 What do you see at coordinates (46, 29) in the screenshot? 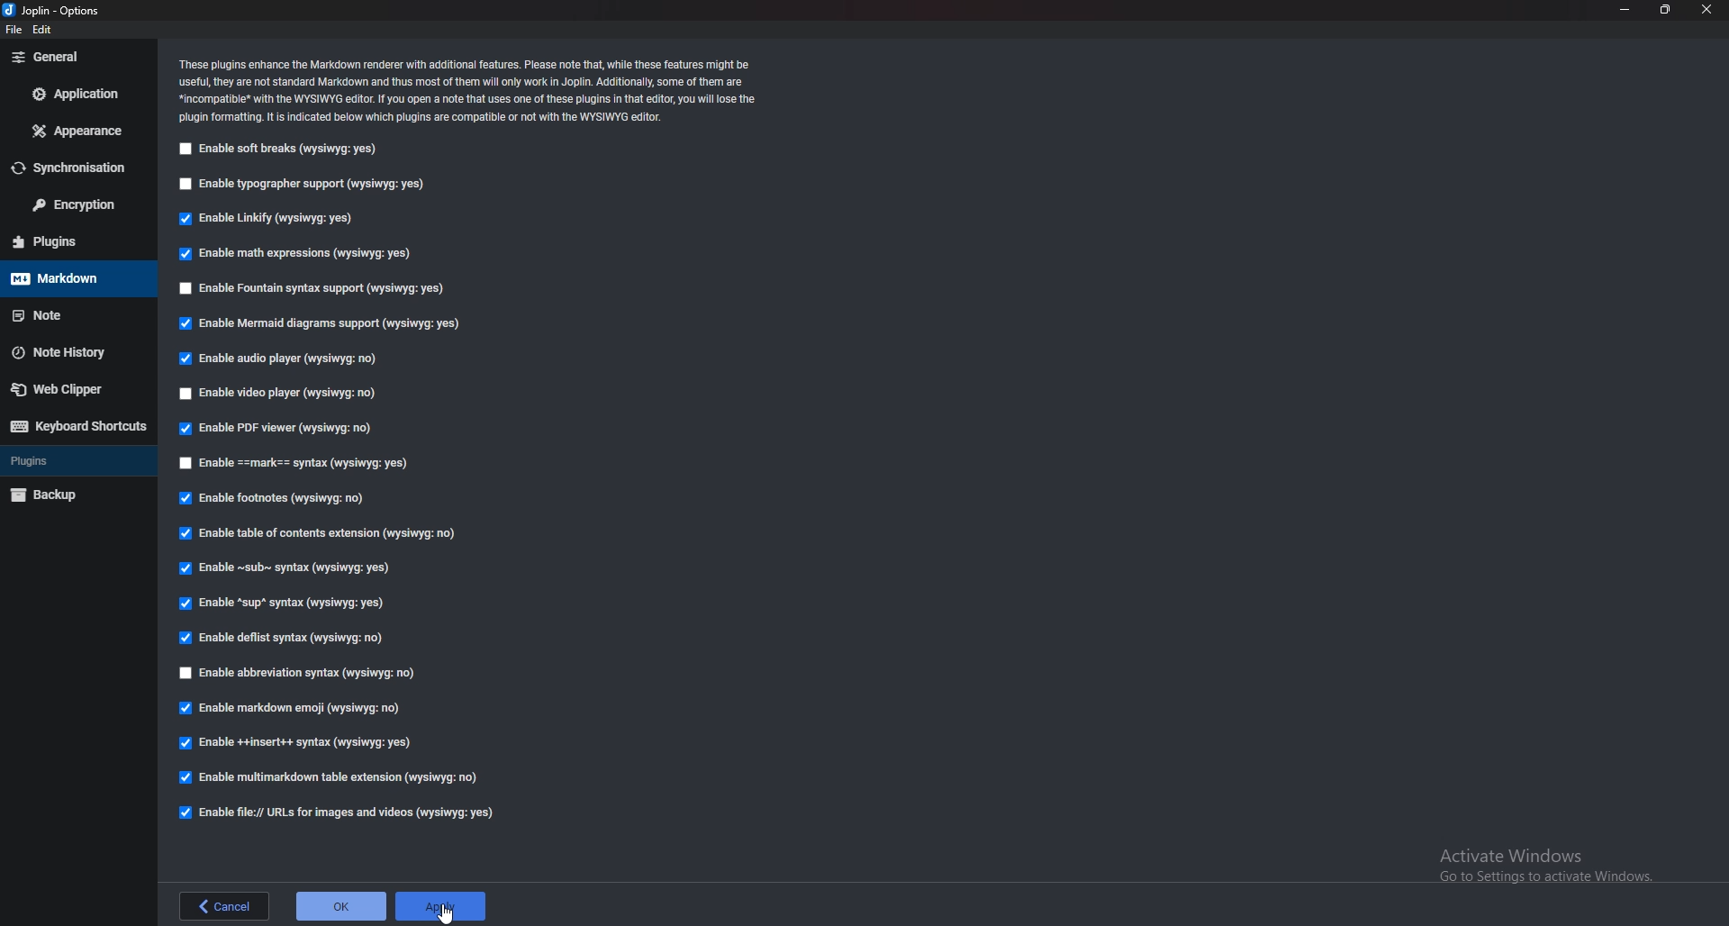
I see `edit` at bounding box center [46, 29].